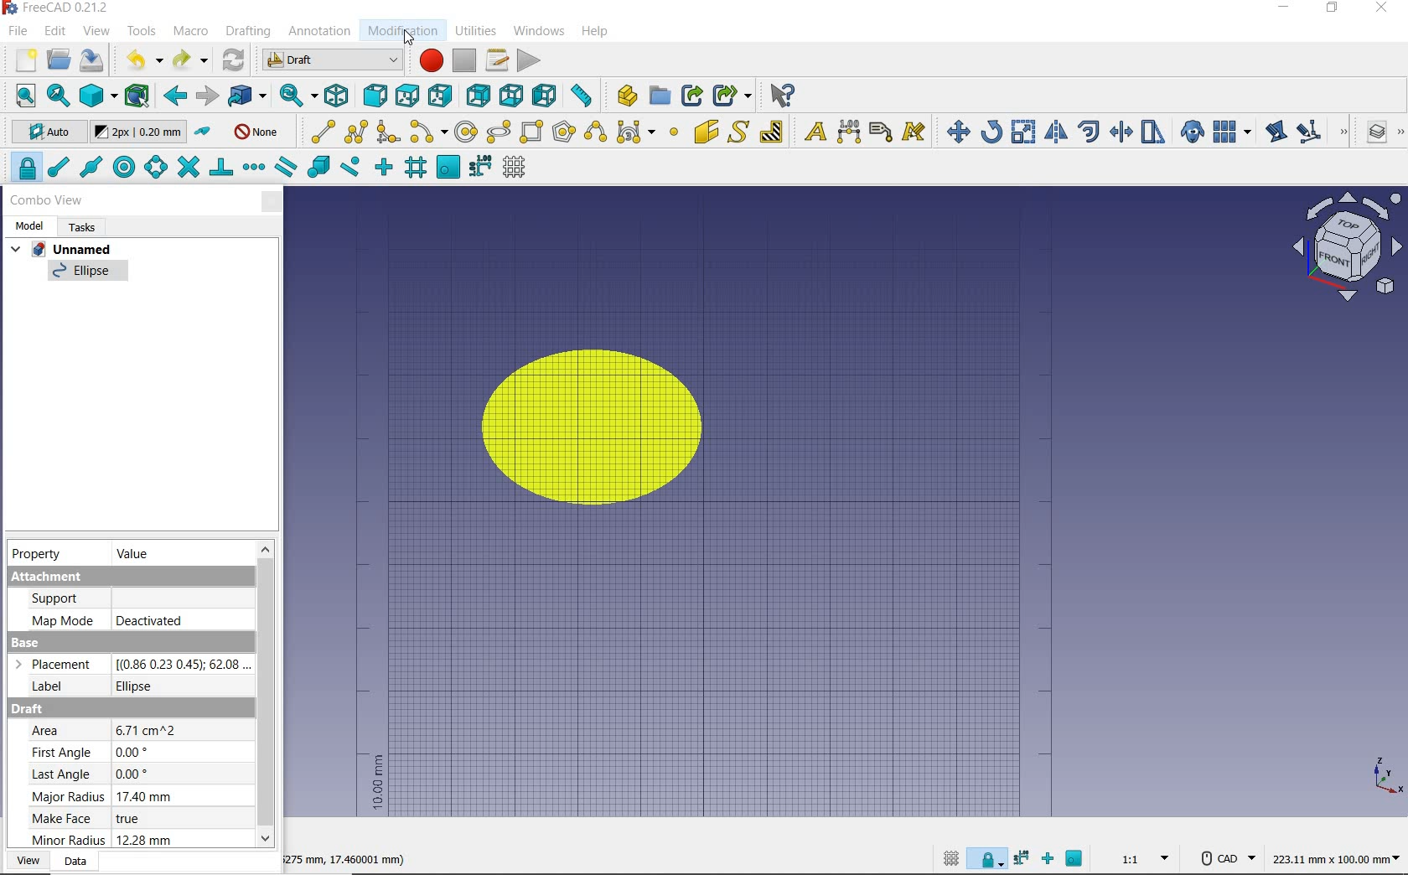  Describe the element at coordinates (248, 33) in the screenshot. I see `drafting` at that location.